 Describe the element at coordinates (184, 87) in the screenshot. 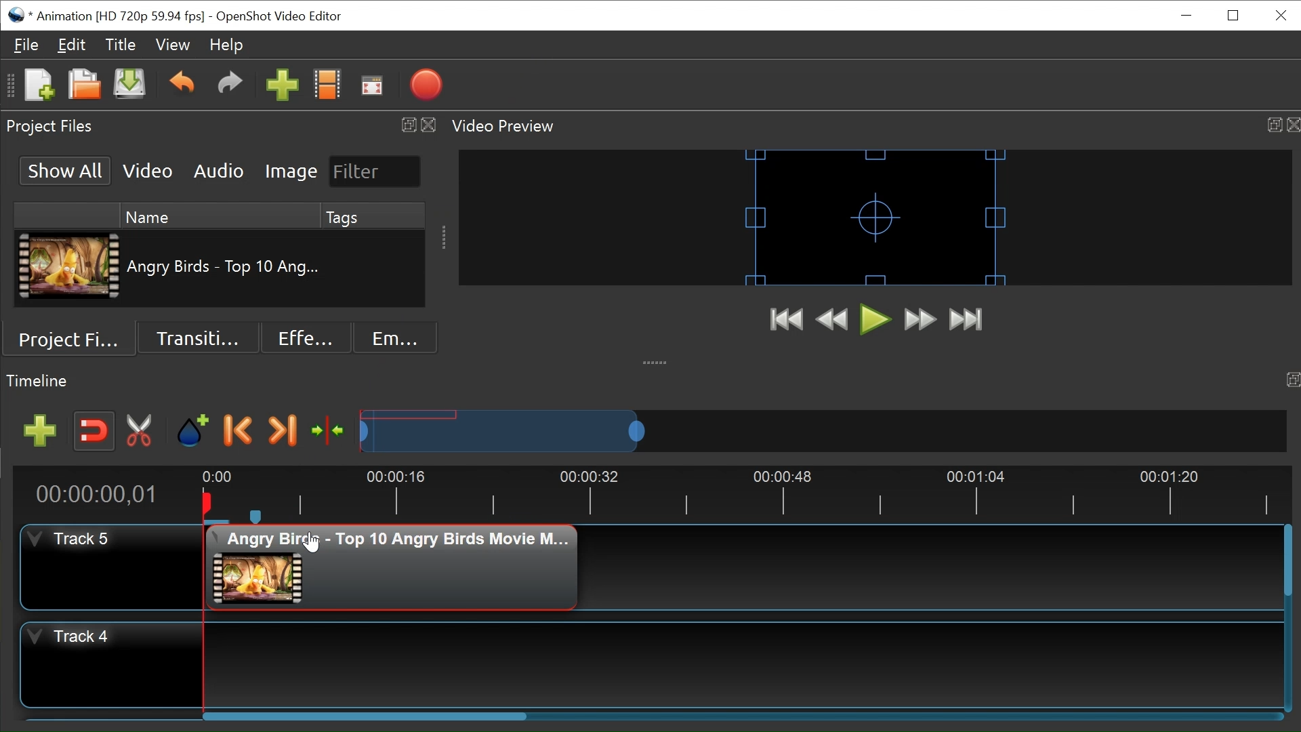

I see `Undo` at that location.